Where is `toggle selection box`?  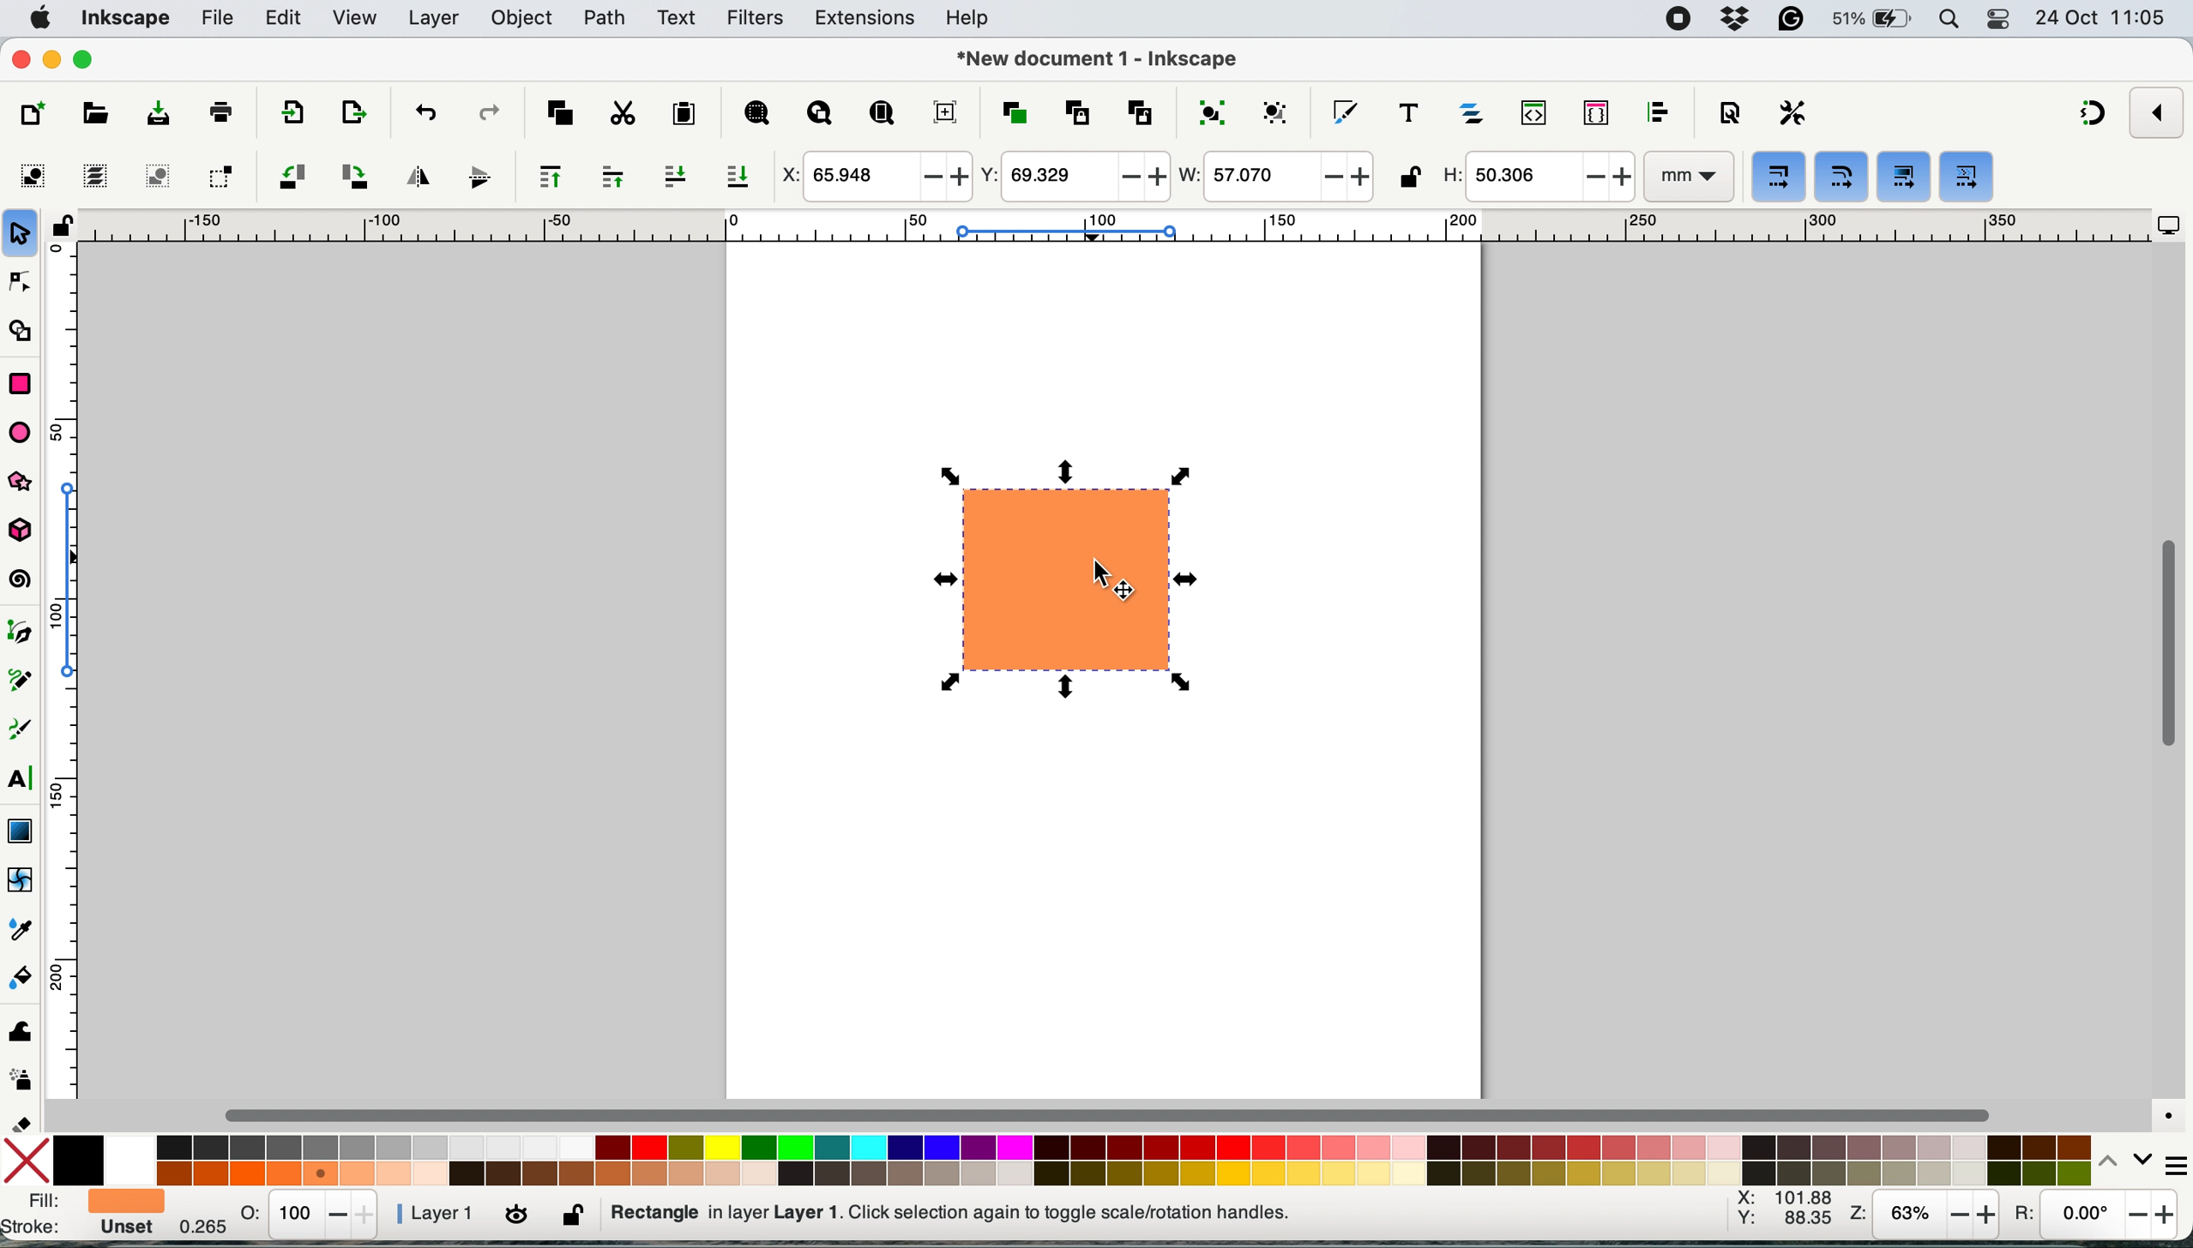 toggle selection box is located at coordinates (220, 175).